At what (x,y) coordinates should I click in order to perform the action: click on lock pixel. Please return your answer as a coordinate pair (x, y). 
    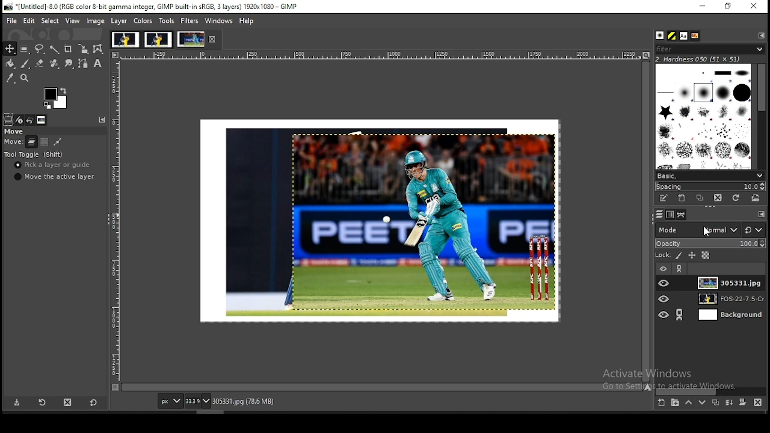
    Looking at the image, I should click on (680, 256).